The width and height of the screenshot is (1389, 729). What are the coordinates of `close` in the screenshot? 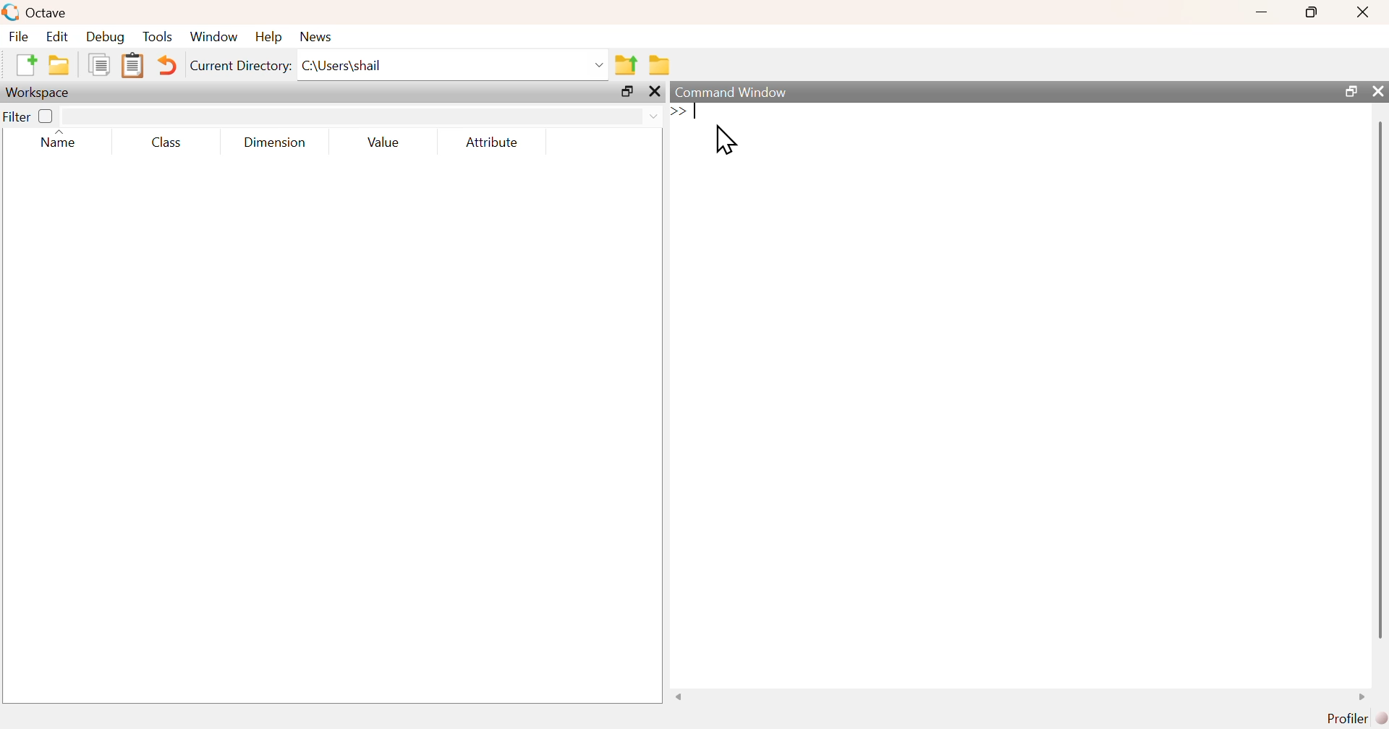 It's located at (655, 92).